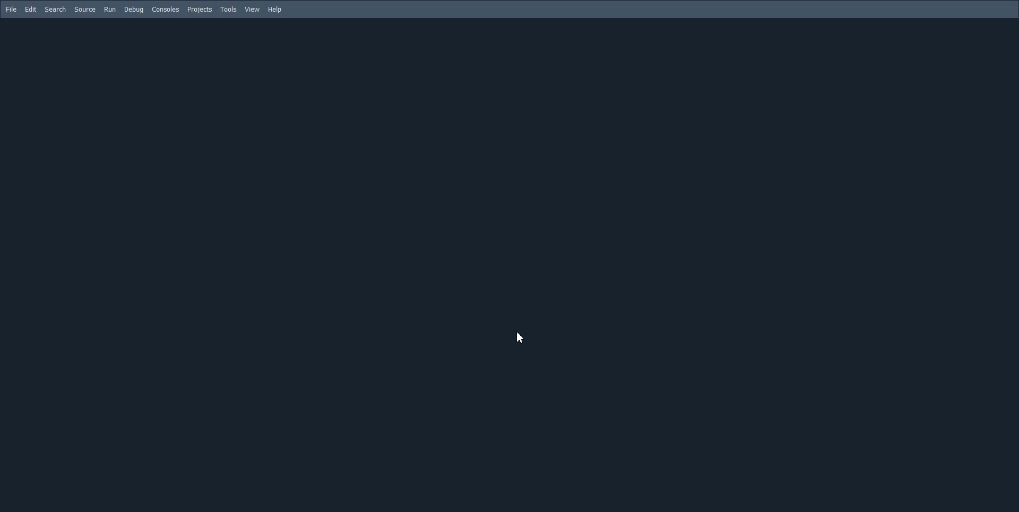 The height and width of the screenshot is (512, 1019). What do you see at coordinates (519, 337) in the screenshot?
I see `Cursor` at bounding box center [519, 337].